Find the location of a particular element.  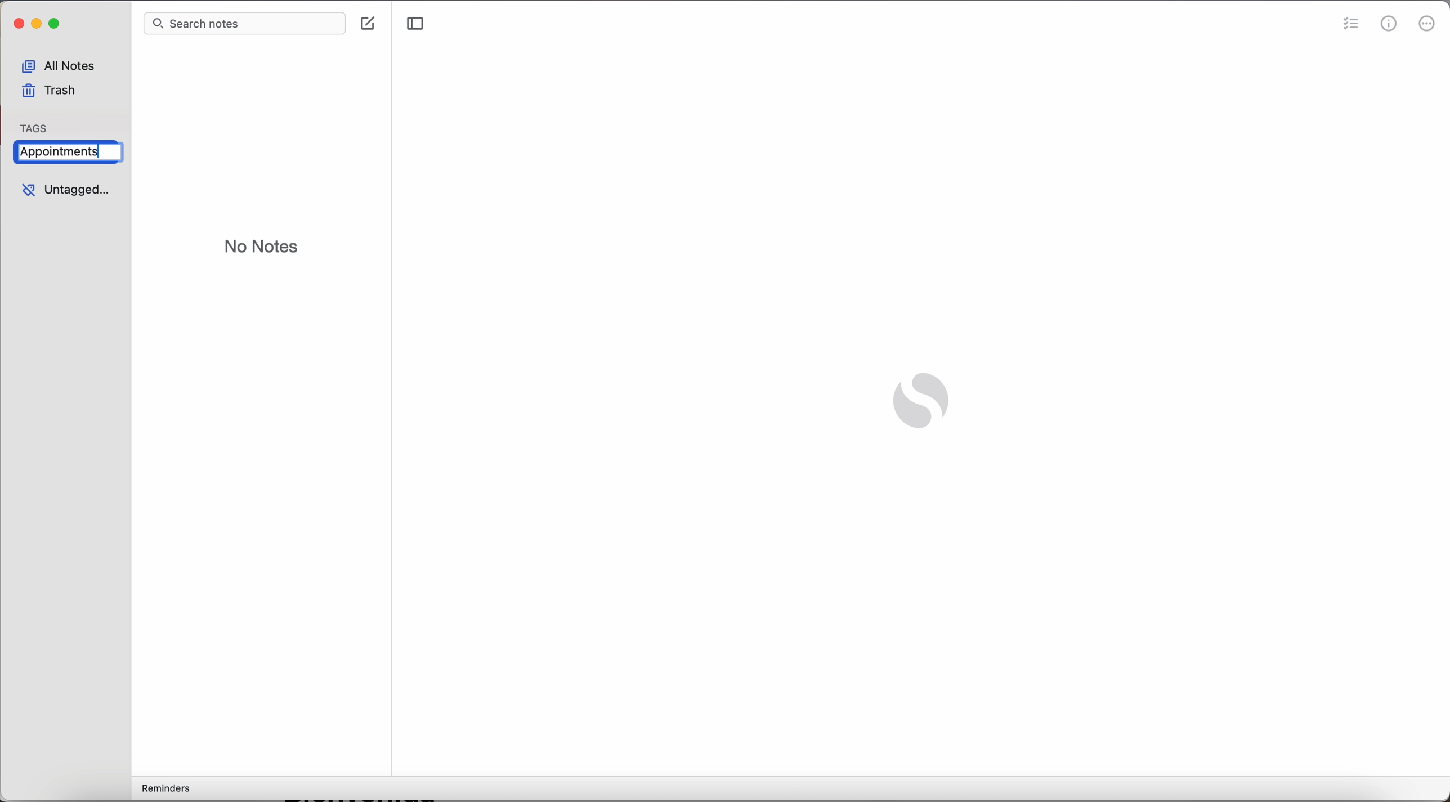

untagged is located at coordinates (64, 192).